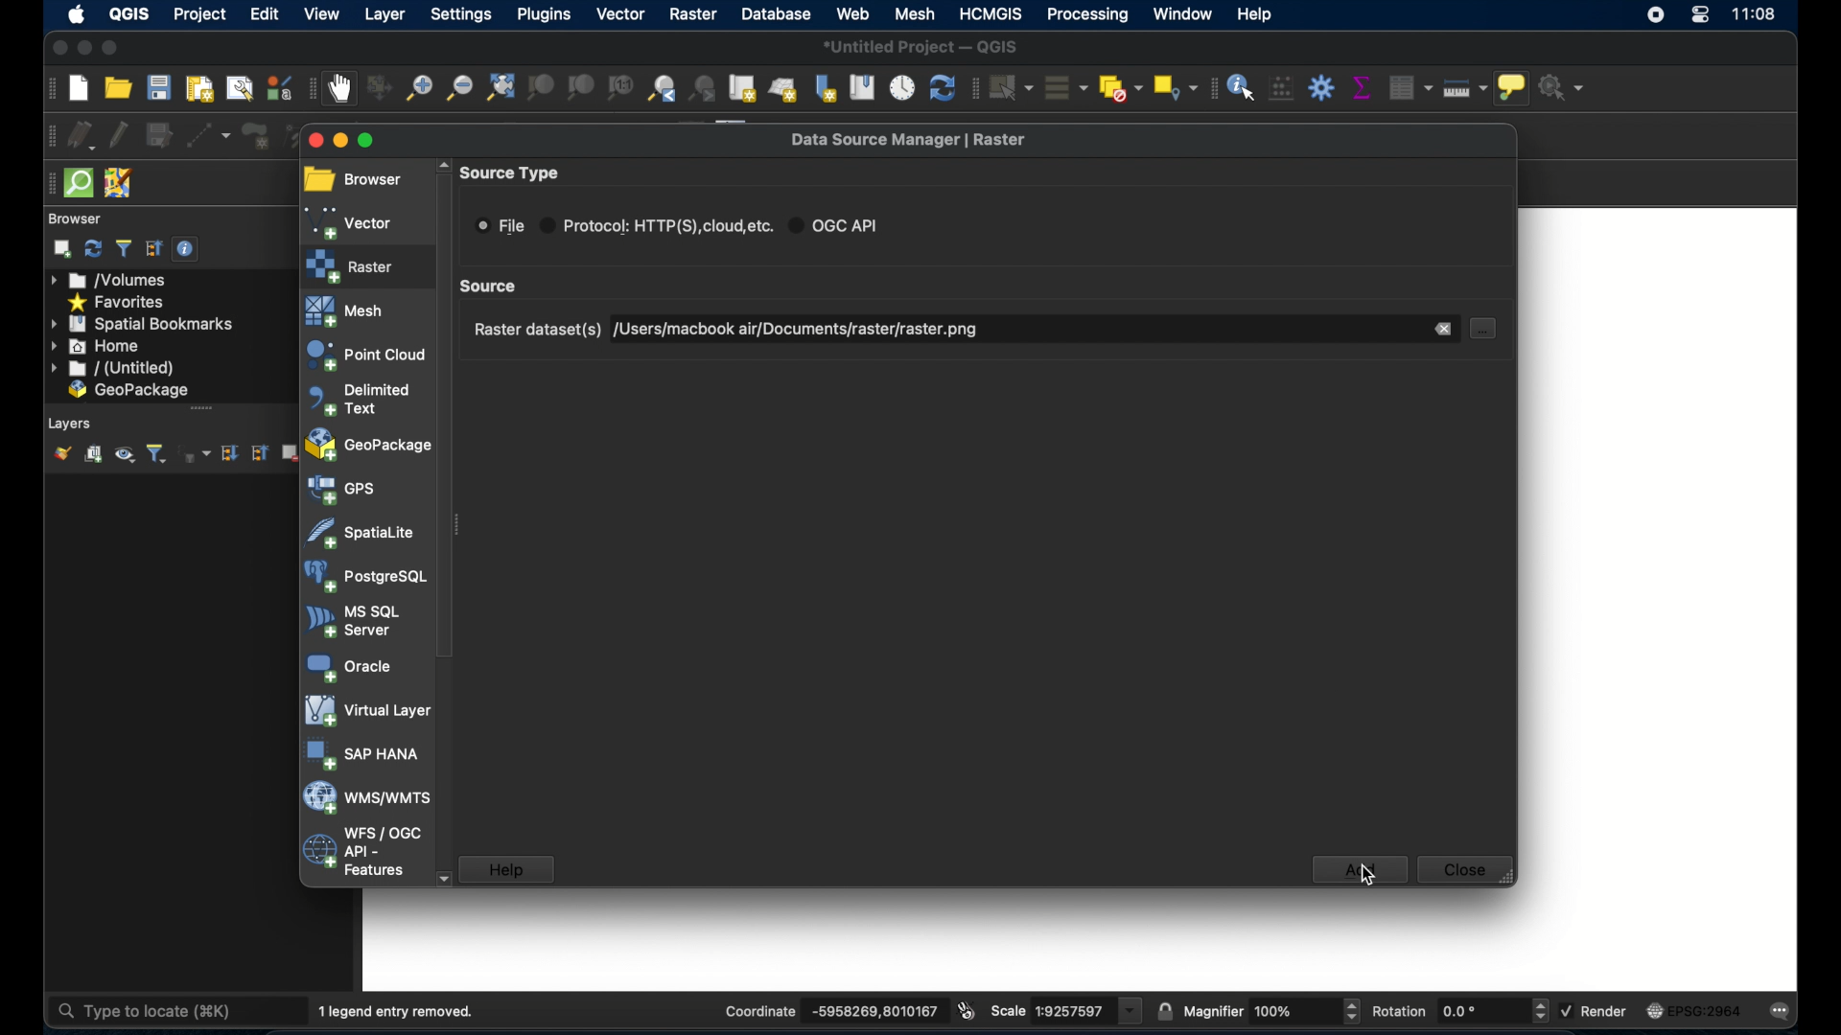 This screenshot has width=1841, height=1035. Describe the element at coordinates (156, 453) in the screenshot. I see `filter layer` at that location.